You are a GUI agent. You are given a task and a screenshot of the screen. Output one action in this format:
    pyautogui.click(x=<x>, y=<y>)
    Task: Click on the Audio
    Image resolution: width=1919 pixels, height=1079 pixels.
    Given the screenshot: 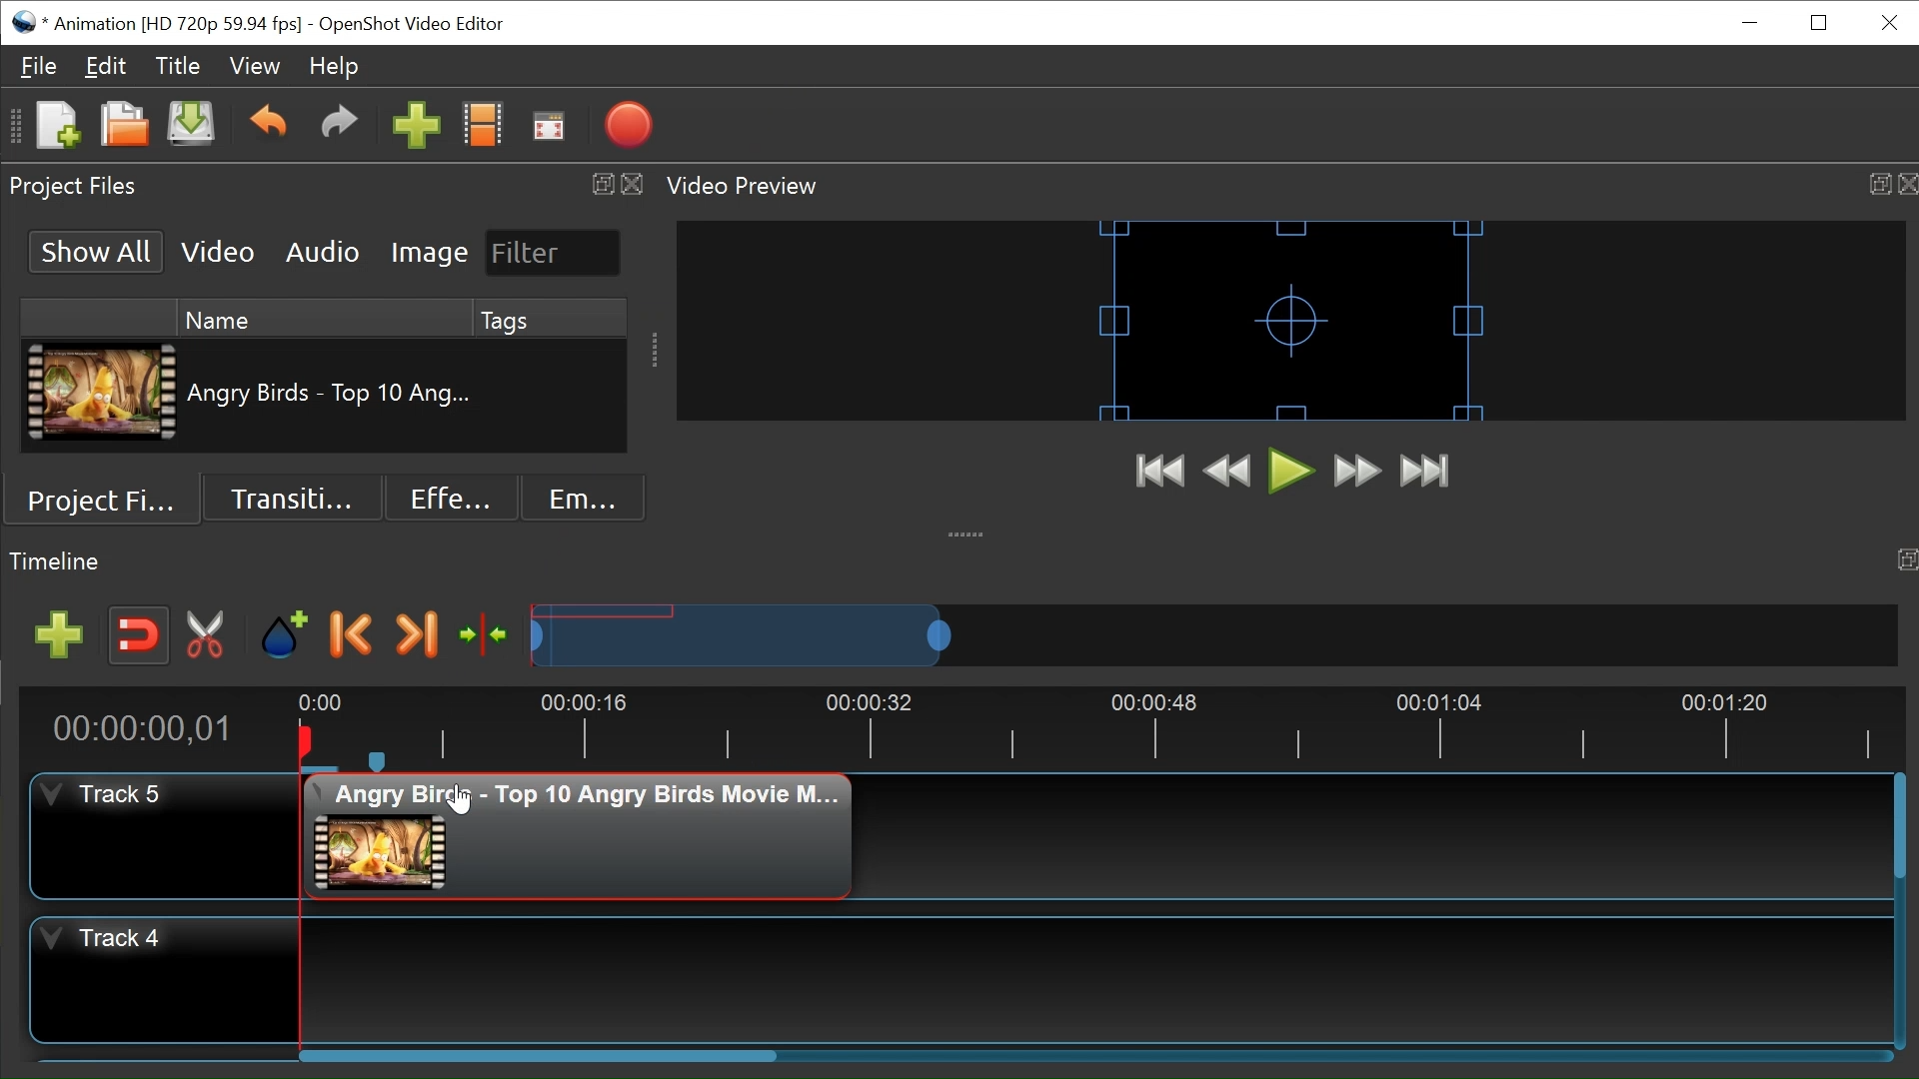 What is the action you would take?
    pyautogui.click(x=322, y=253)
    